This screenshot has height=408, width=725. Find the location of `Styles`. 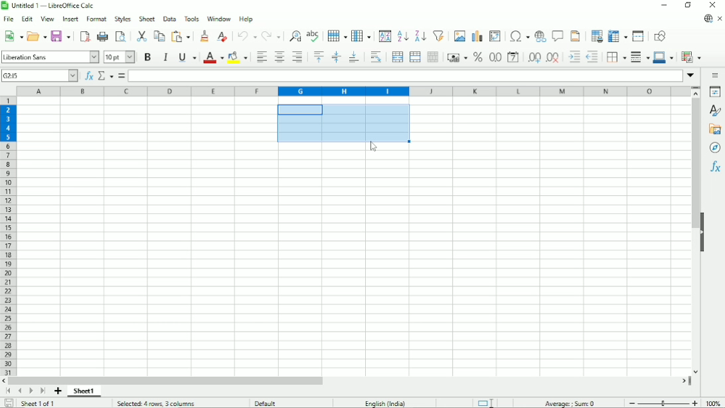

Styles is located at coordinates (714, 111).